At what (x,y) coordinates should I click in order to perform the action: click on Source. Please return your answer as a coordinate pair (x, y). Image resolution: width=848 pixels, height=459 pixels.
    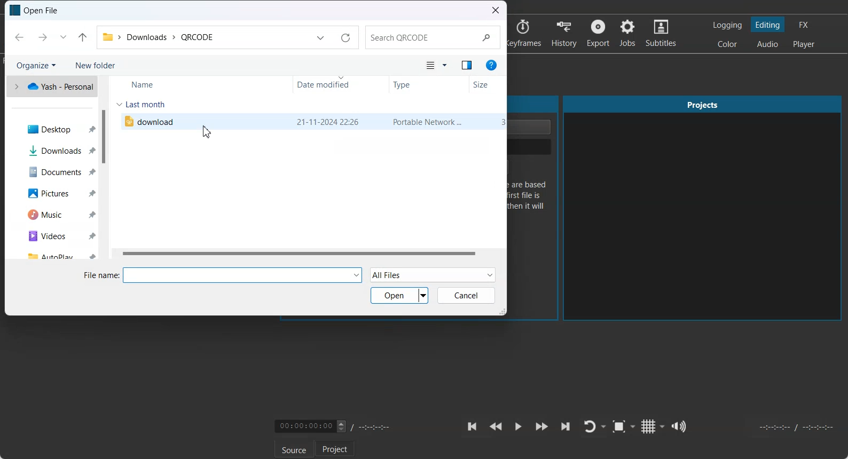
    Looking at the image, I should click on (292, 449).